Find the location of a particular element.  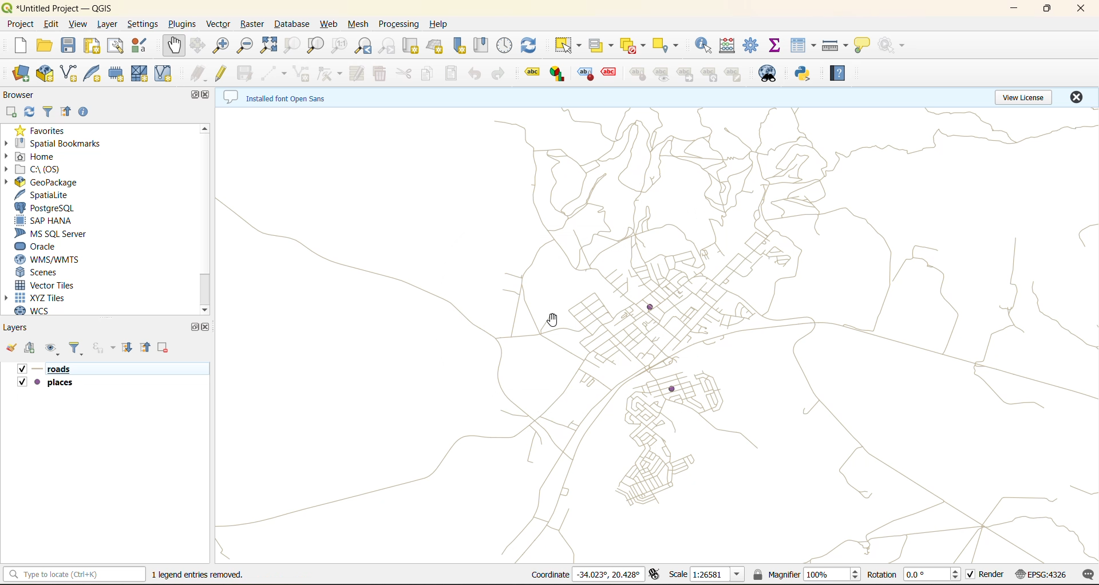

zoom layer is located at coordinates (315, 46).